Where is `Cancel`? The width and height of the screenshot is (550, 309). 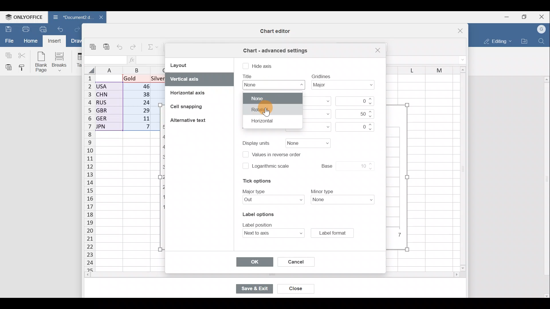 Cancel is located at coordinates (293, 261).